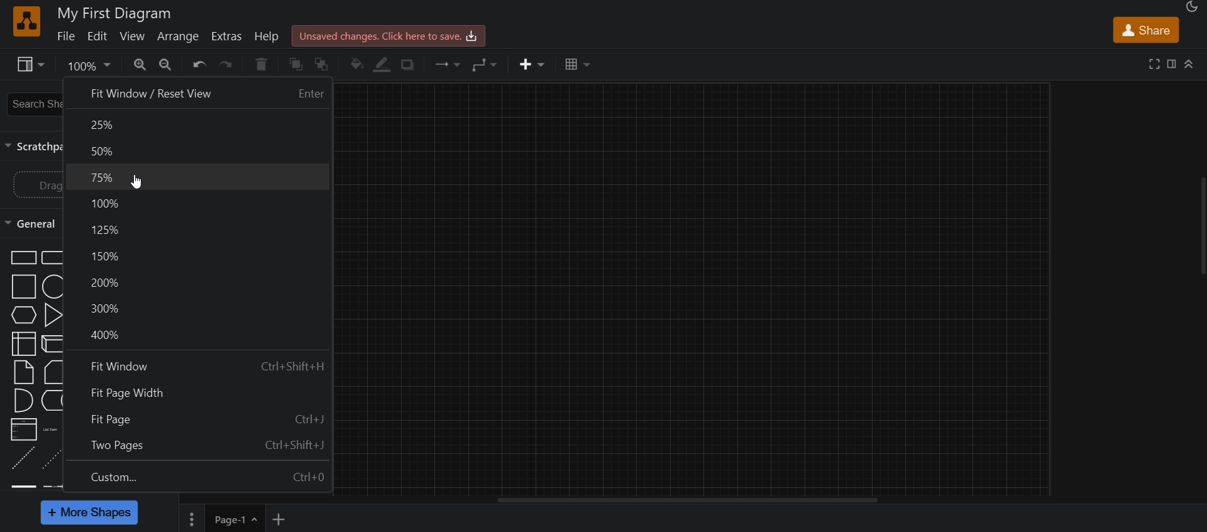 The image size is (1207, 532). I want to click on scratchpad, so click(32, 148).